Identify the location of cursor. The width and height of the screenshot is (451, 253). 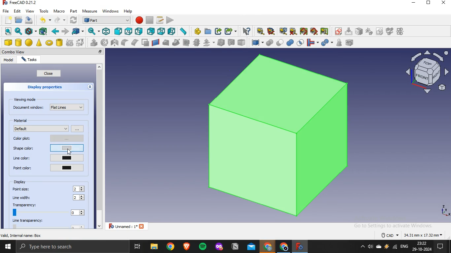
(70, 152).